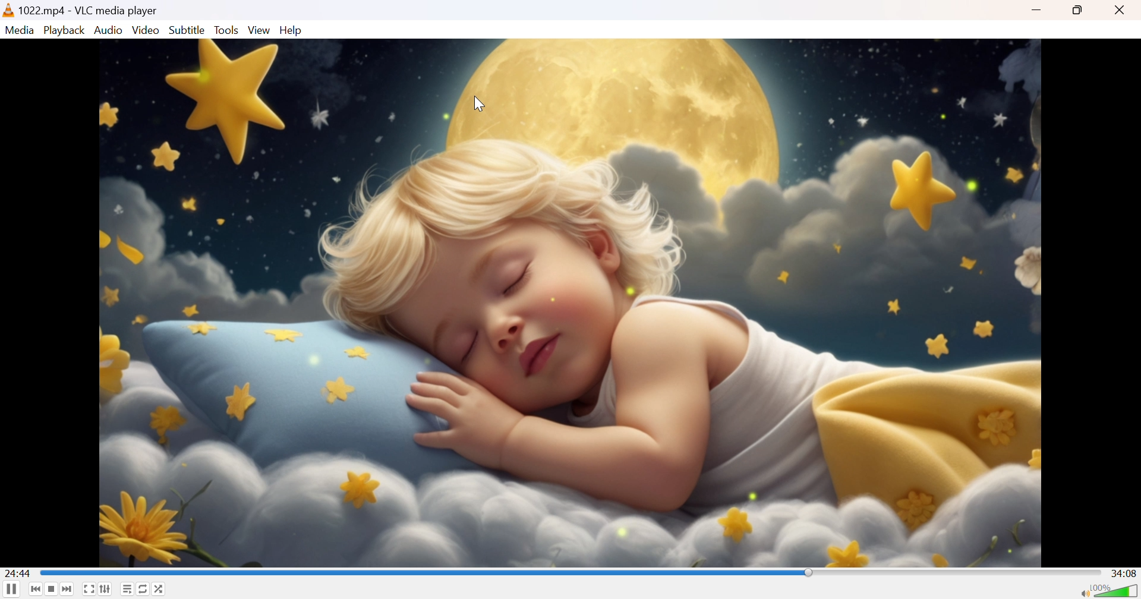  Describe the element at coordinates (35, 589) in the screenshot. I see `Previous media in the playlist, skip backward when held` at that location.